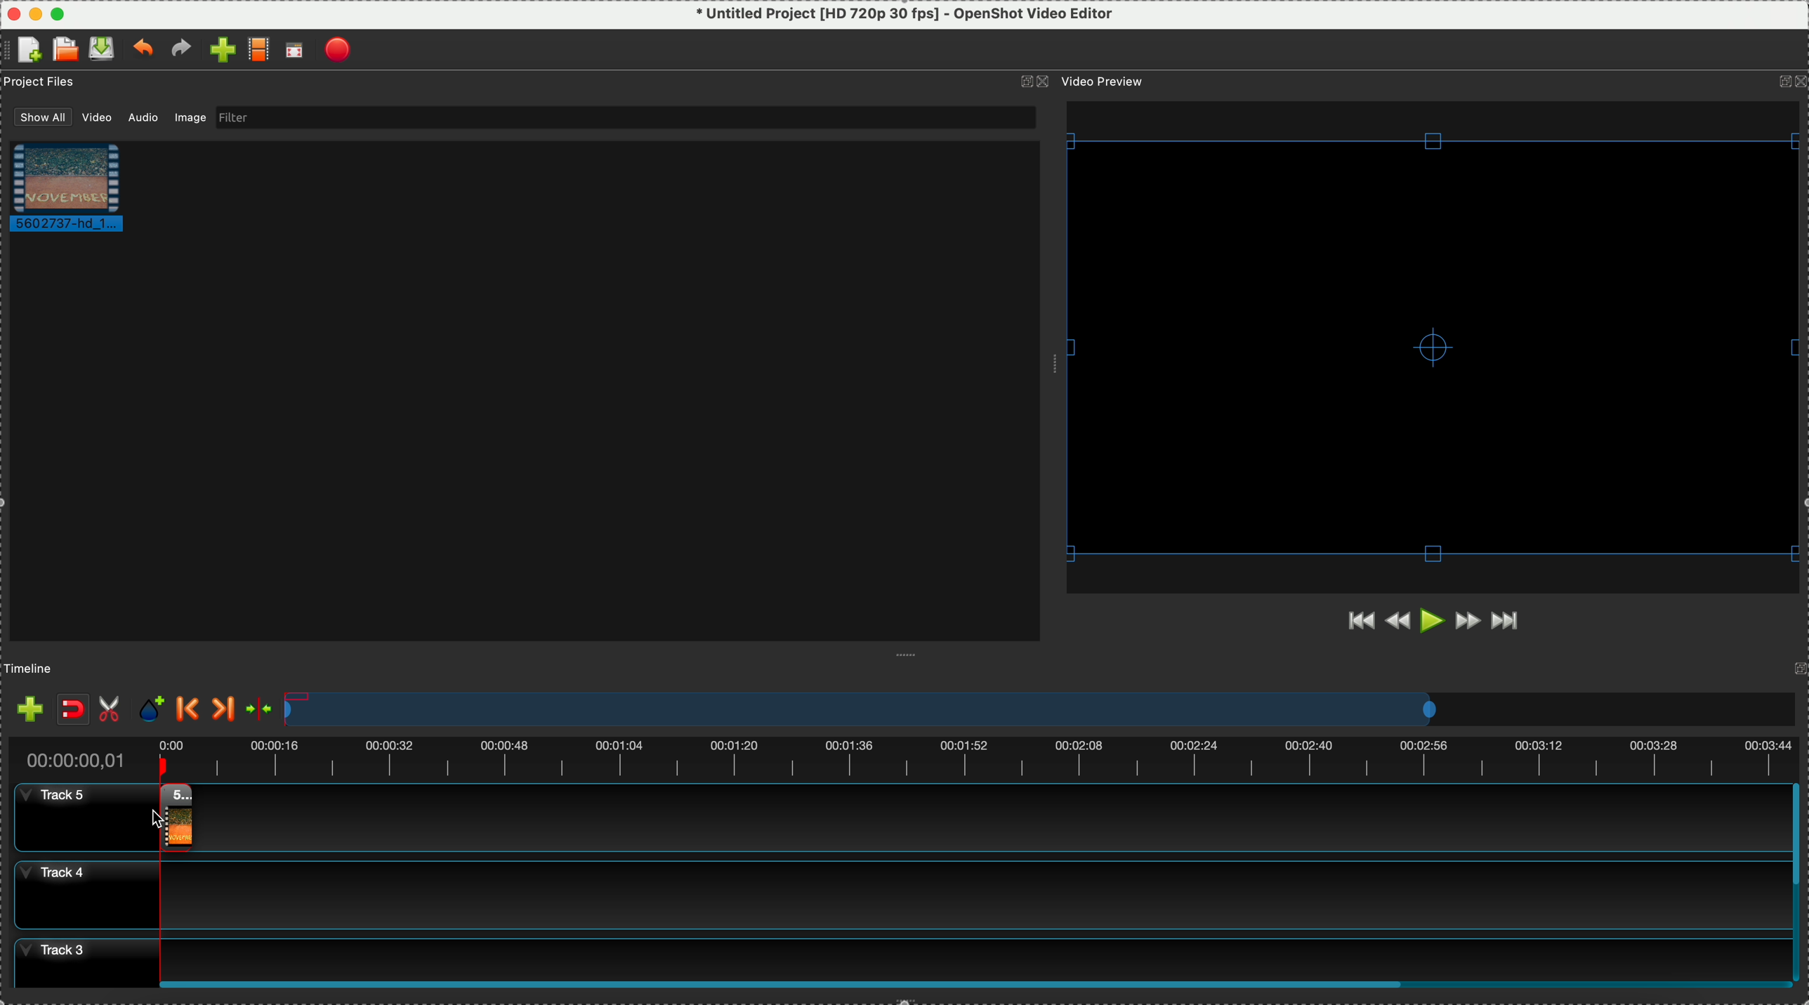 The width and height of the screenshot is (1809, 1005). What do you see at coordinates (65, 49) in the screenshot?
I see `open a recent file` at bounding box center [65, 49].